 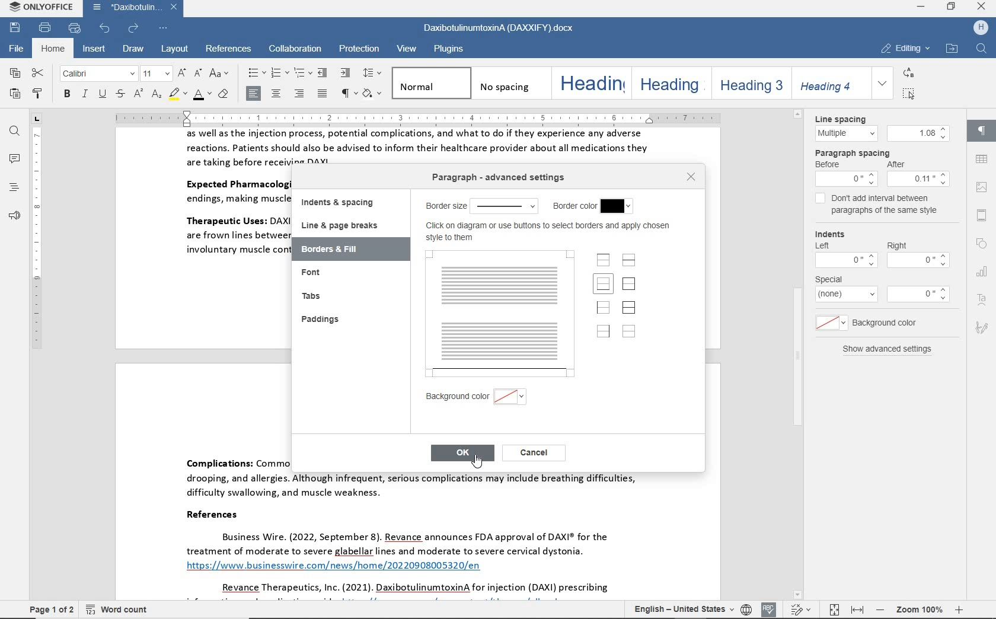 What do you see at coordinates (155, 74) in the screenshot?
I see `font size` at bounding box center [155, 74].